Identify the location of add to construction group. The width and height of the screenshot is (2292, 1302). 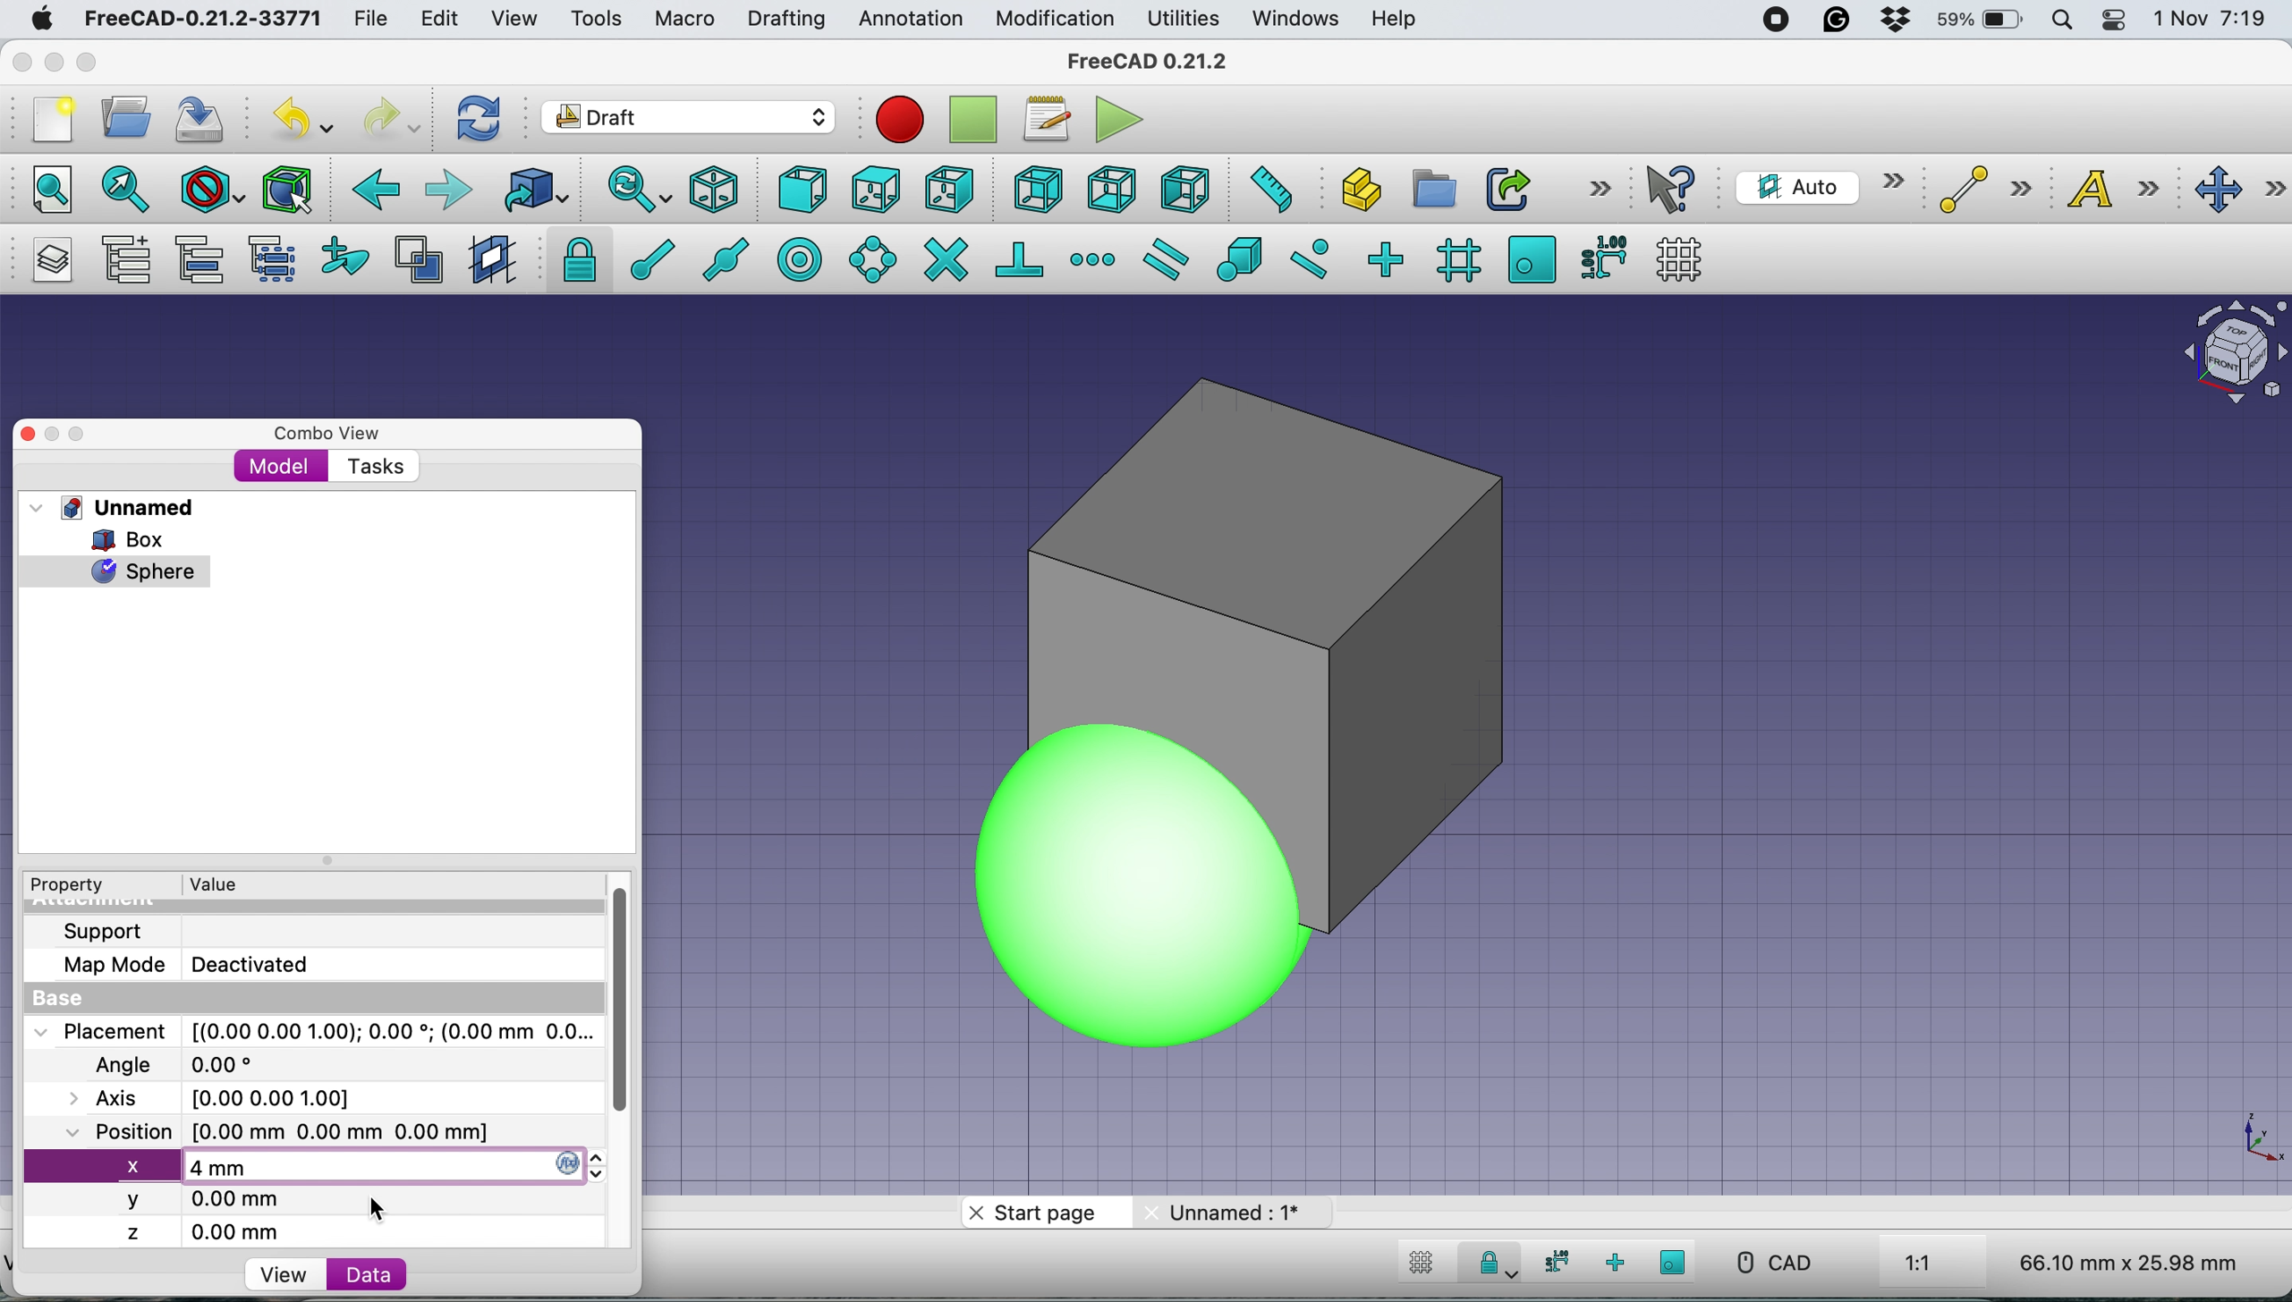
(349, 258).